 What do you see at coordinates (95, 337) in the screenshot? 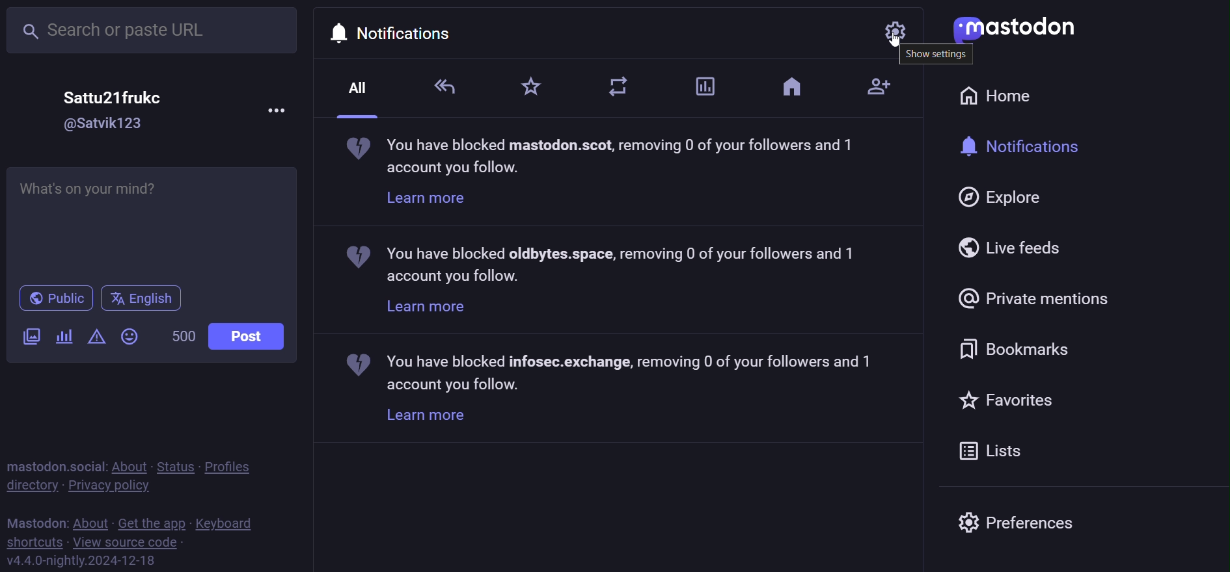
I see `content warning` at bounding box center [95, 337].